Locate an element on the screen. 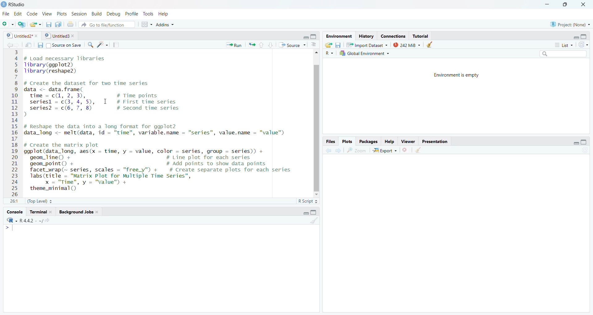  Maximize is located at coordinates (566, 4).